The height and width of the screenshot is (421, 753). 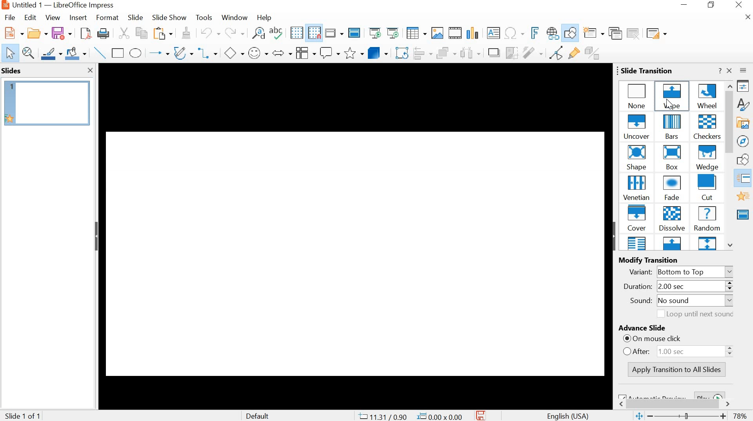 What do you see at coordinates (12, 71) in the screenshot?
I see `SLIDES` at bounding box center [12, 71].